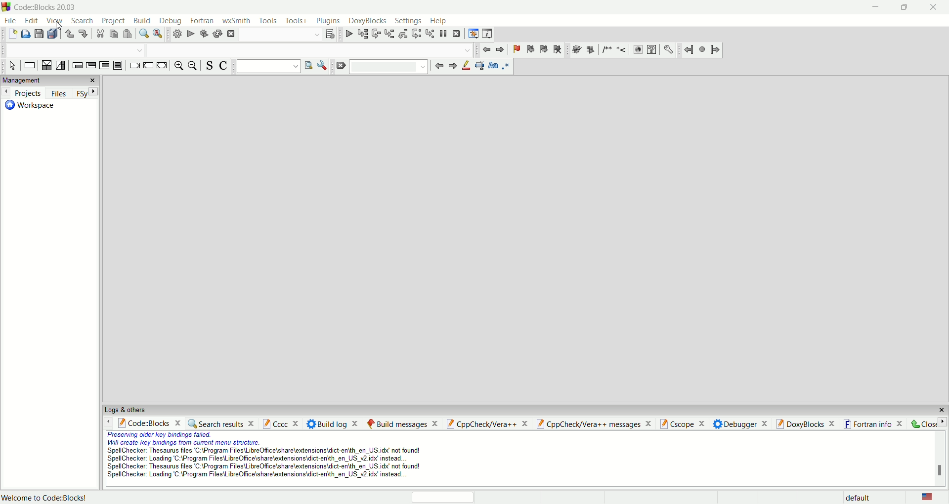  Describe the element at coordinates (61, 93) in the screenshot. I see `files` at that location.